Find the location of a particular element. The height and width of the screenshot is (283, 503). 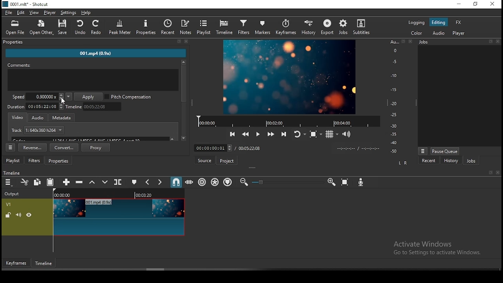

properties is located at coordinates (146, 27).